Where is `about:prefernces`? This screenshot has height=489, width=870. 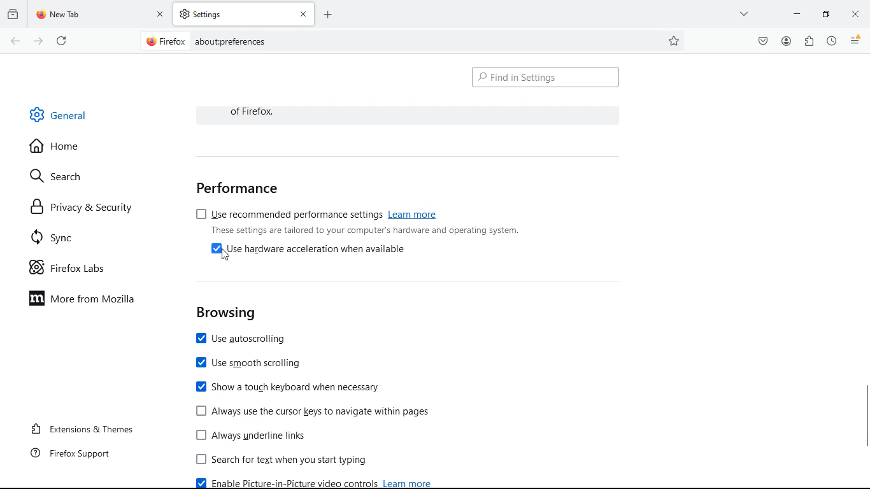 about:prefernces is located at coordinates (230, 41).